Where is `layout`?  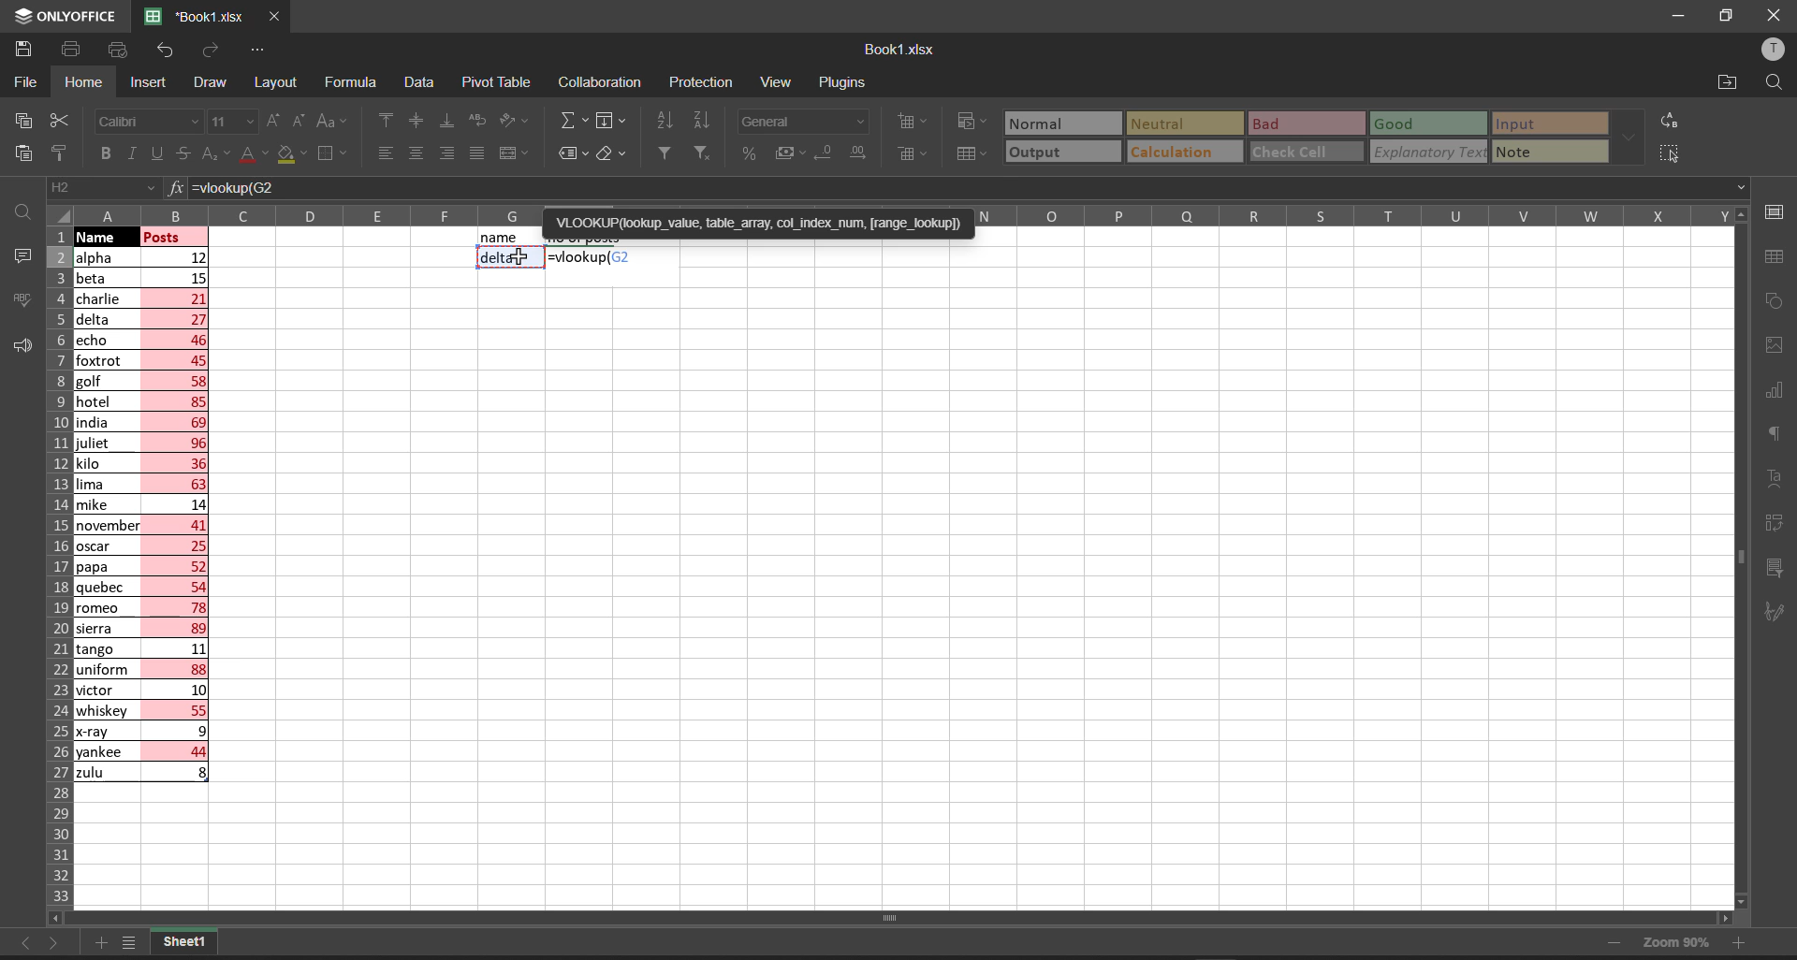 layout is located at coordinates (278, 83).